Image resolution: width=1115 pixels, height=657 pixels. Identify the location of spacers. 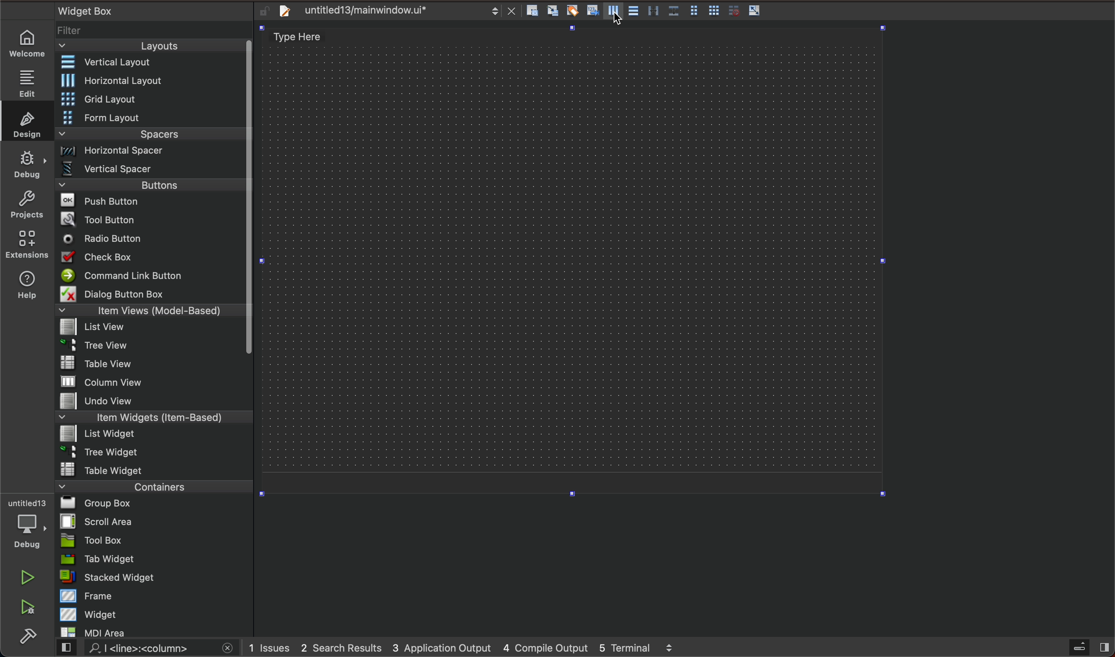
(150, 135).